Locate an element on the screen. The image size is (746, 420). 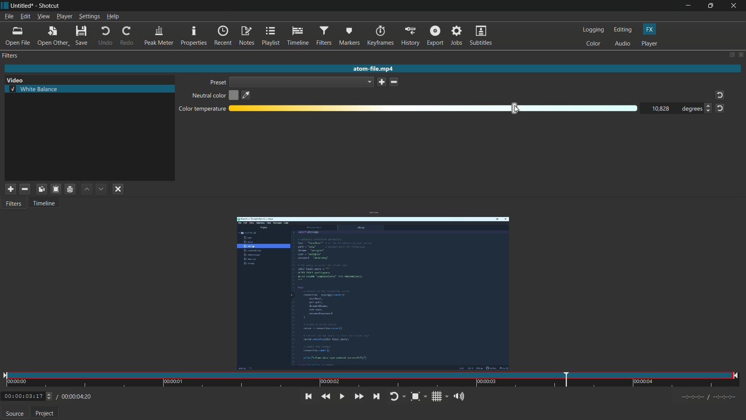
notes is located at coordinates (246, 36).